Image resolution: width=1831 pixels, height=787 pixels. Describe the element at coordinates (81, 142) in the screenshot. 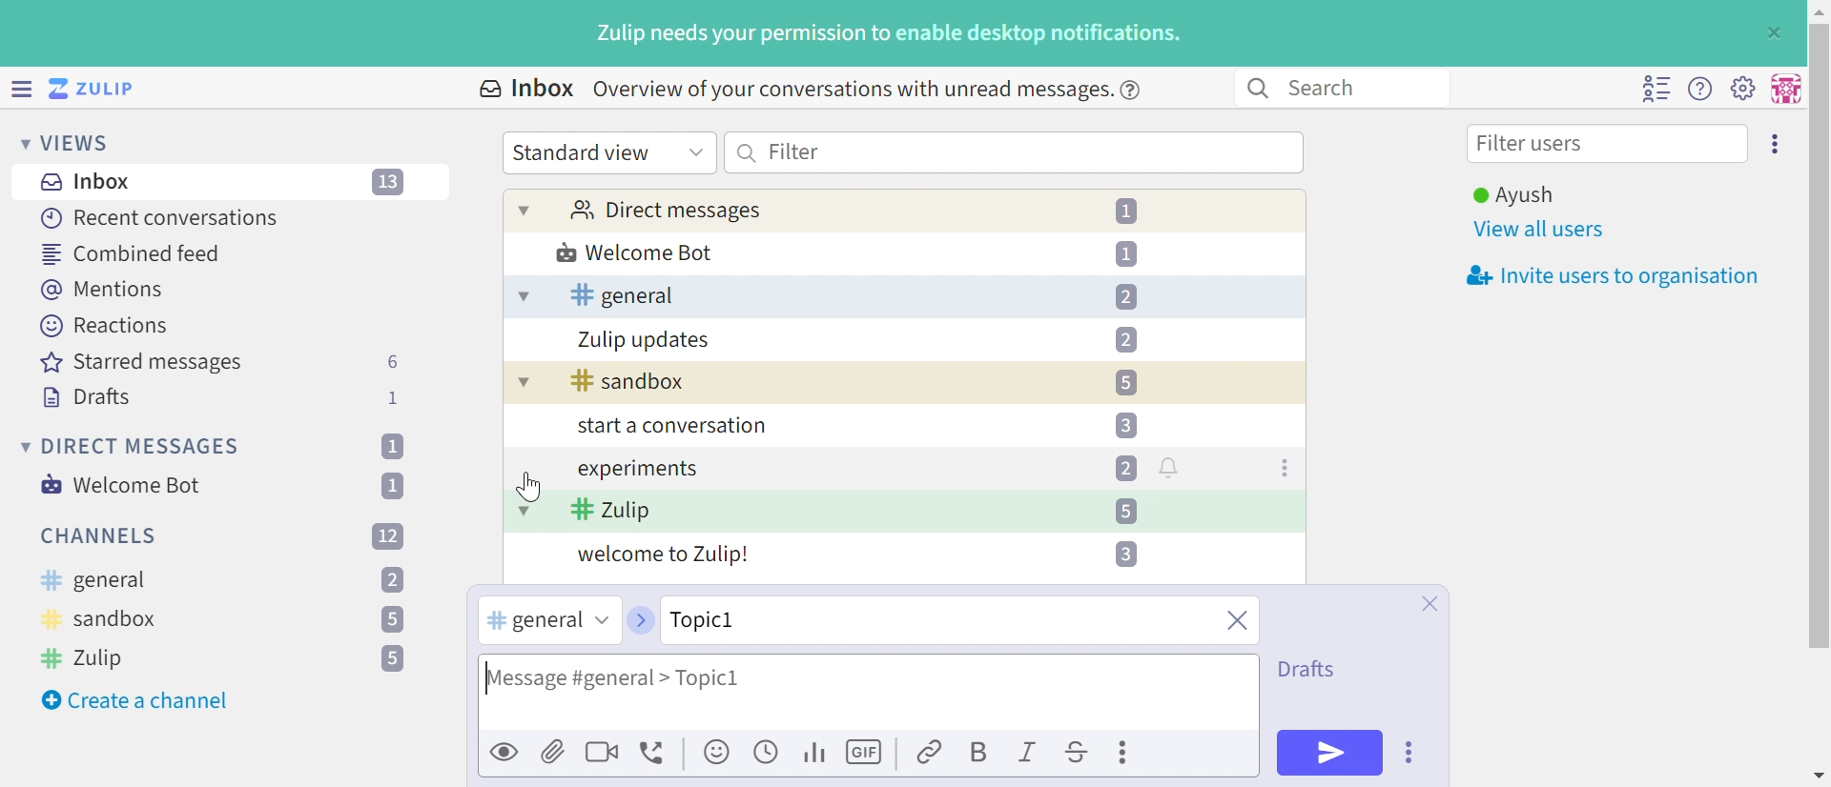

I see `VIEWS` at that location.